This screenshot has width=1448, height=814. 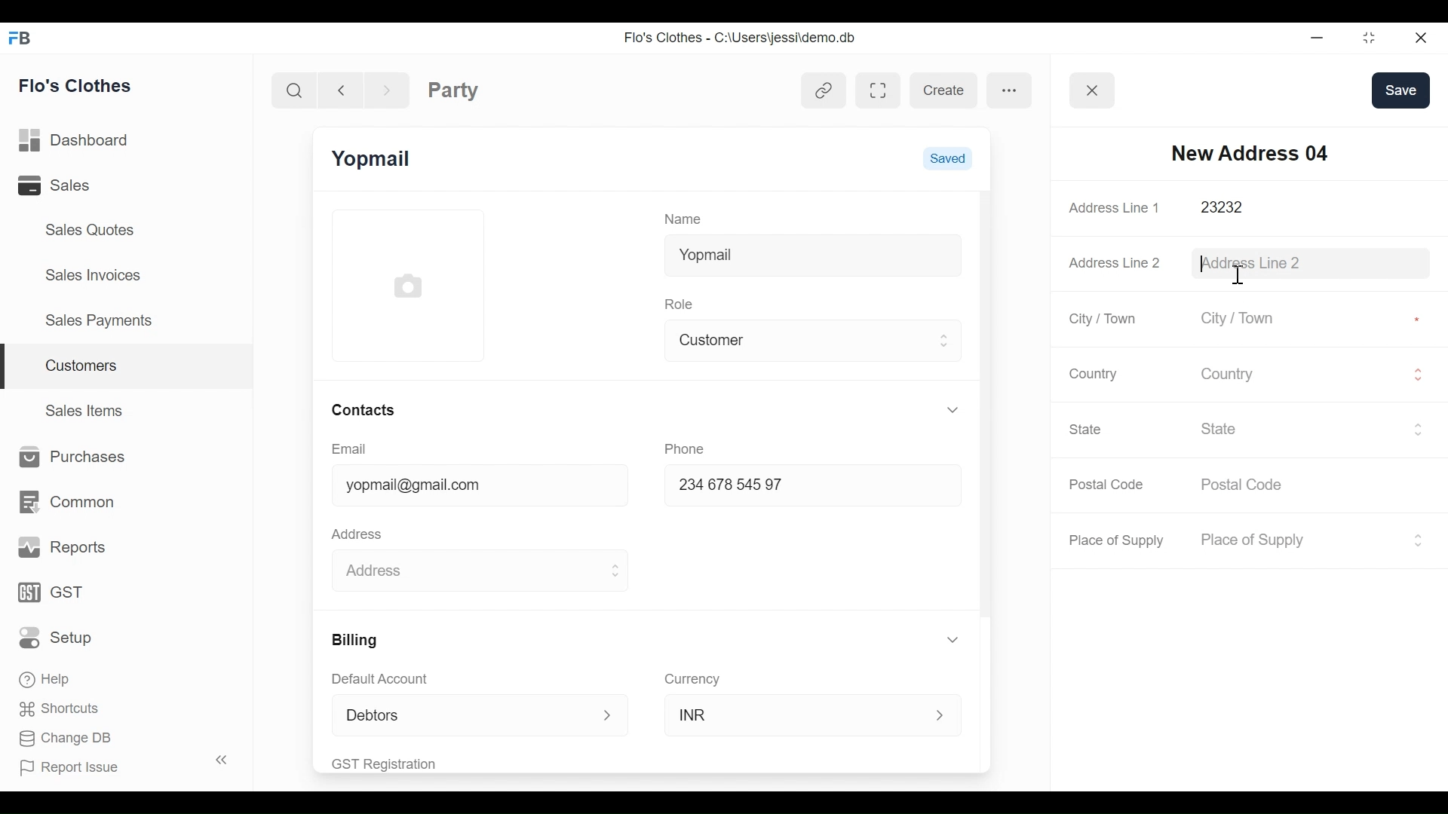 What do you see at coordinates (1414, 207) in the screenshot?
I see `Asterisk` at bounding box center [1414, 207].